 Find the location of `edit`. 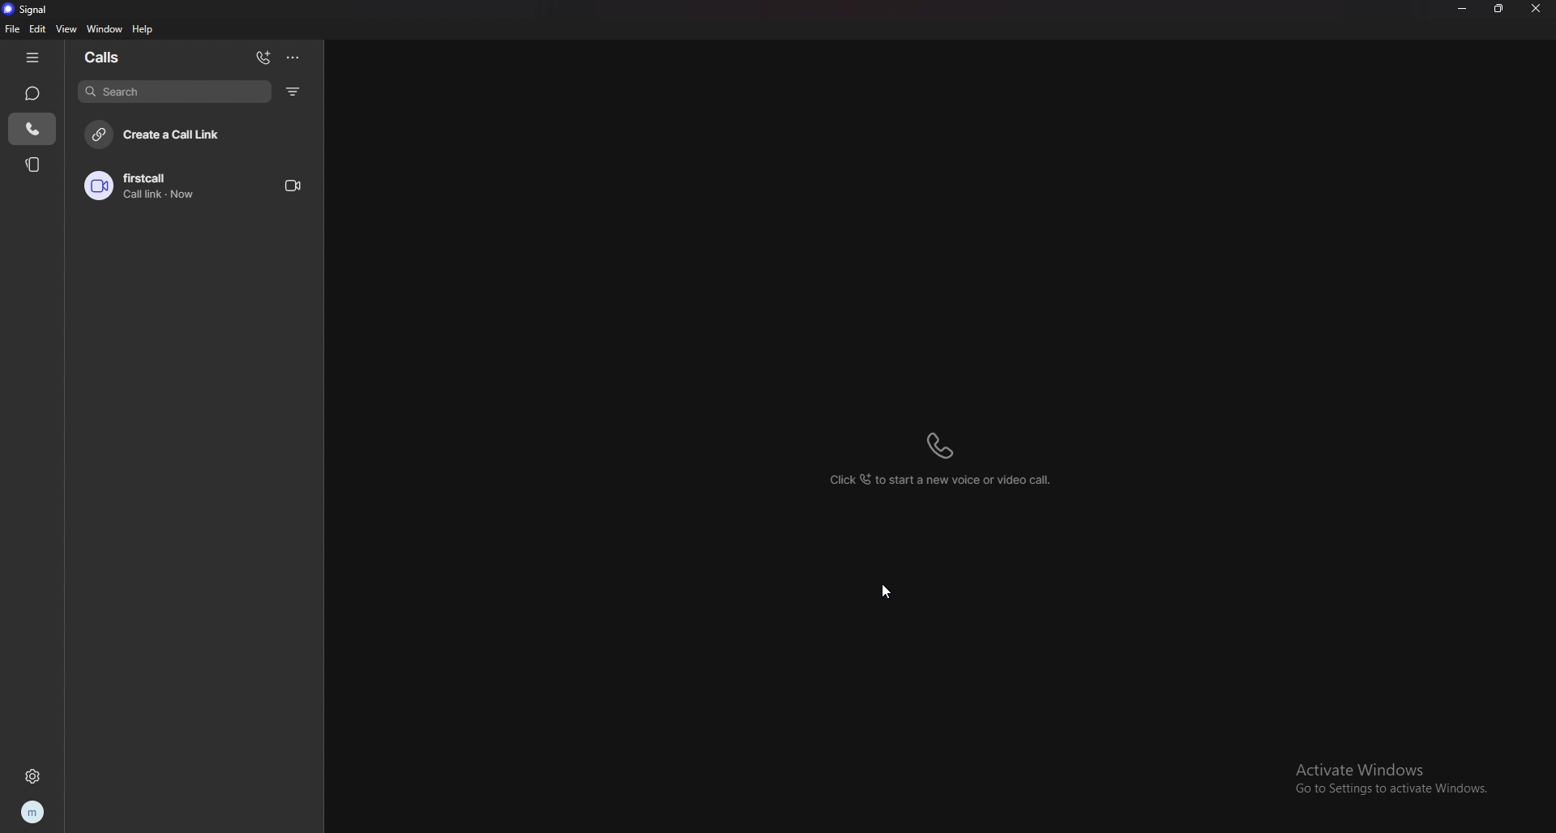

edit is located at coordinates (38, 29).